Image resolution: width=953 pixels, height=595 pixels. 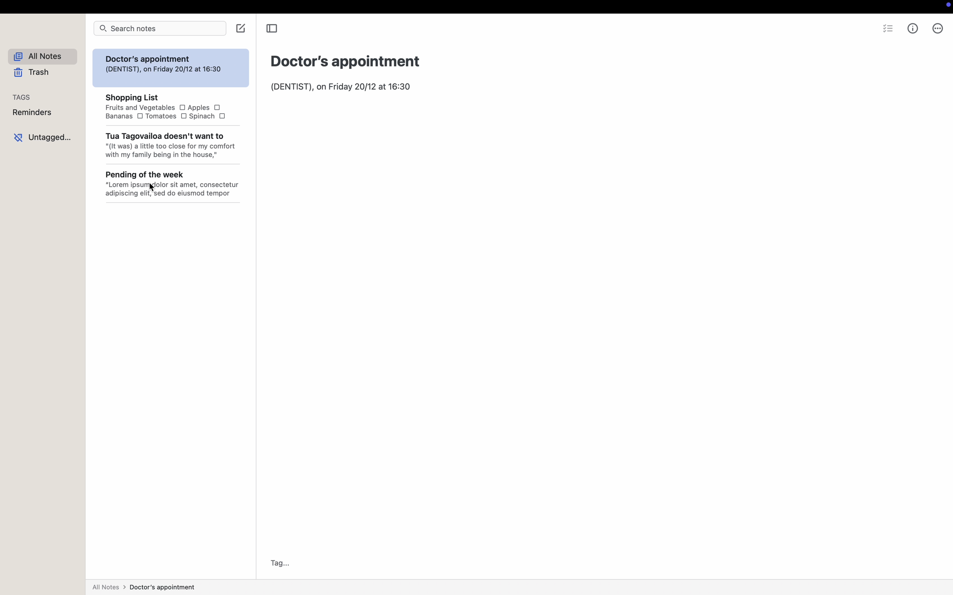 What do you see at coordinates (168, 106) in the screenshot?
I see `SHOPPING List Fruits and Vegetables O Apples OBananas [OO Tomatoes [OO Spinach O` at bounding box center [168, 106].